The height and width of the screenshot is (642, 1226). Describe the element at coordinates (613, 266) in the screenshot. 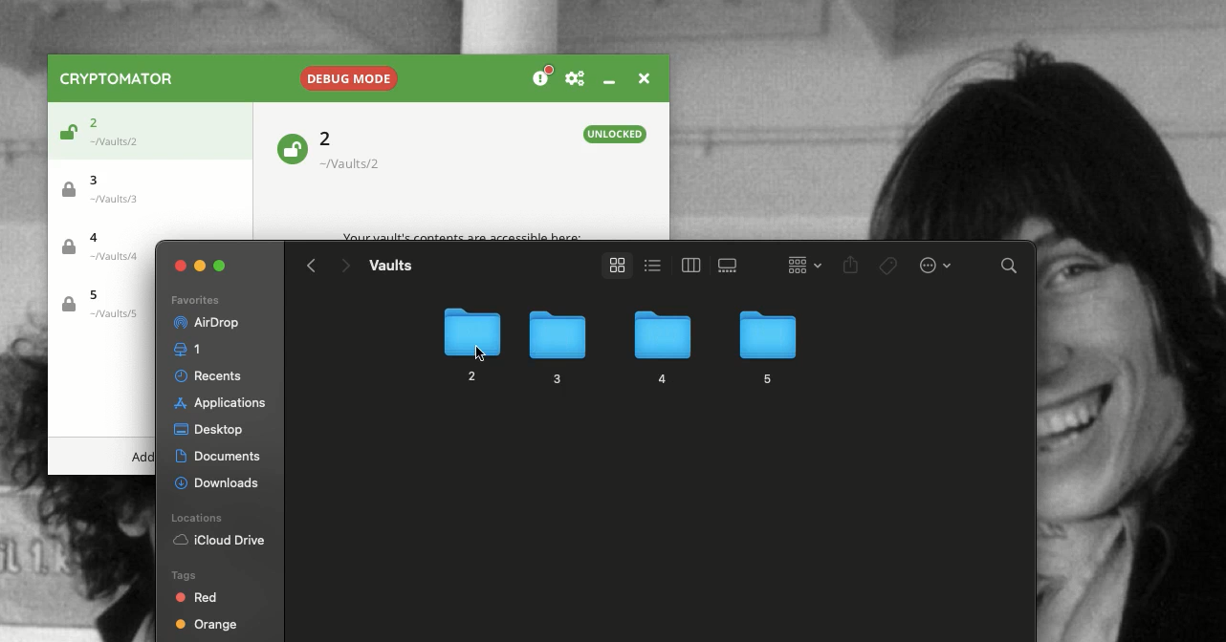

I see `View` at that location.